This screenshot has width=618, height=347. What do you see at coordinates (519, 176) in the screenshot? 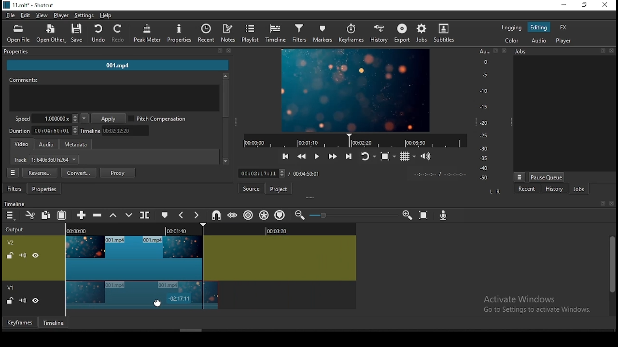
I see `MORE OPTIONS` at bounding box center [519, 176].